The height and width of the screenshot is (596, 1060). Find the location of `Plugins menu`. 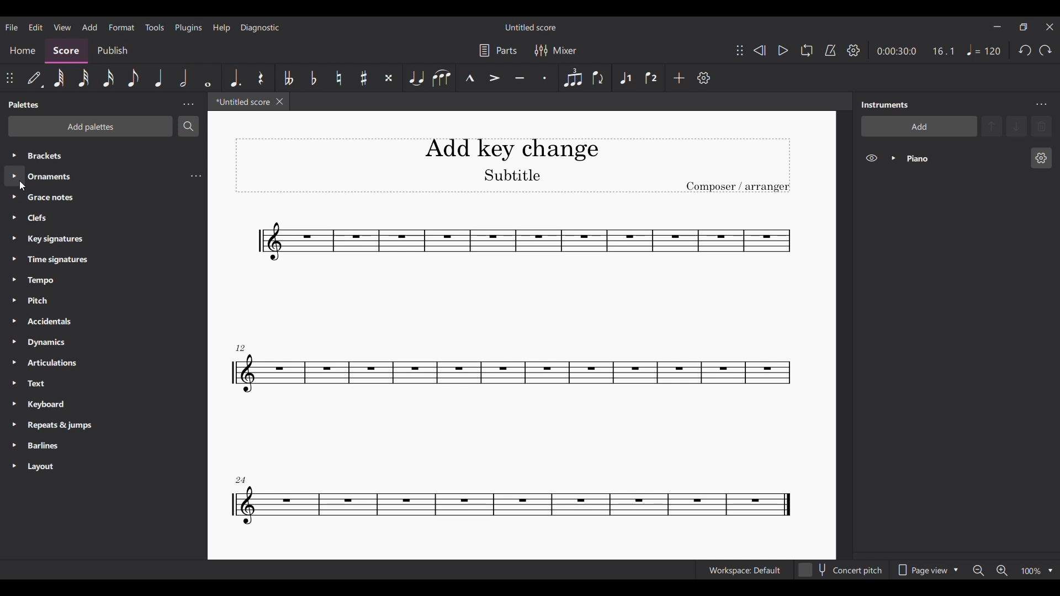

Plugins menu is located at coordinates (188, 27).